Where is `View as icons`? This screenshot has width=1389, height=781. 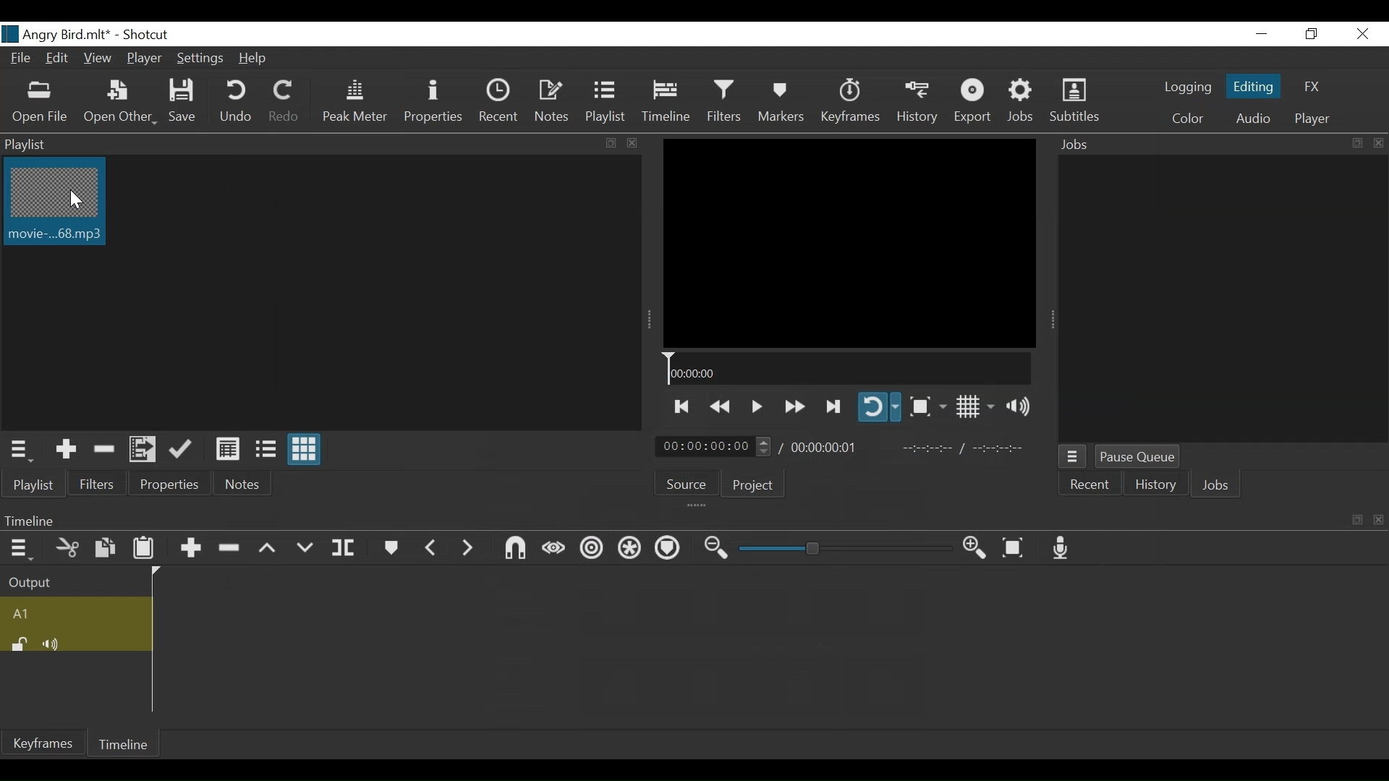 View as icons is located at coordinates (303, 449).